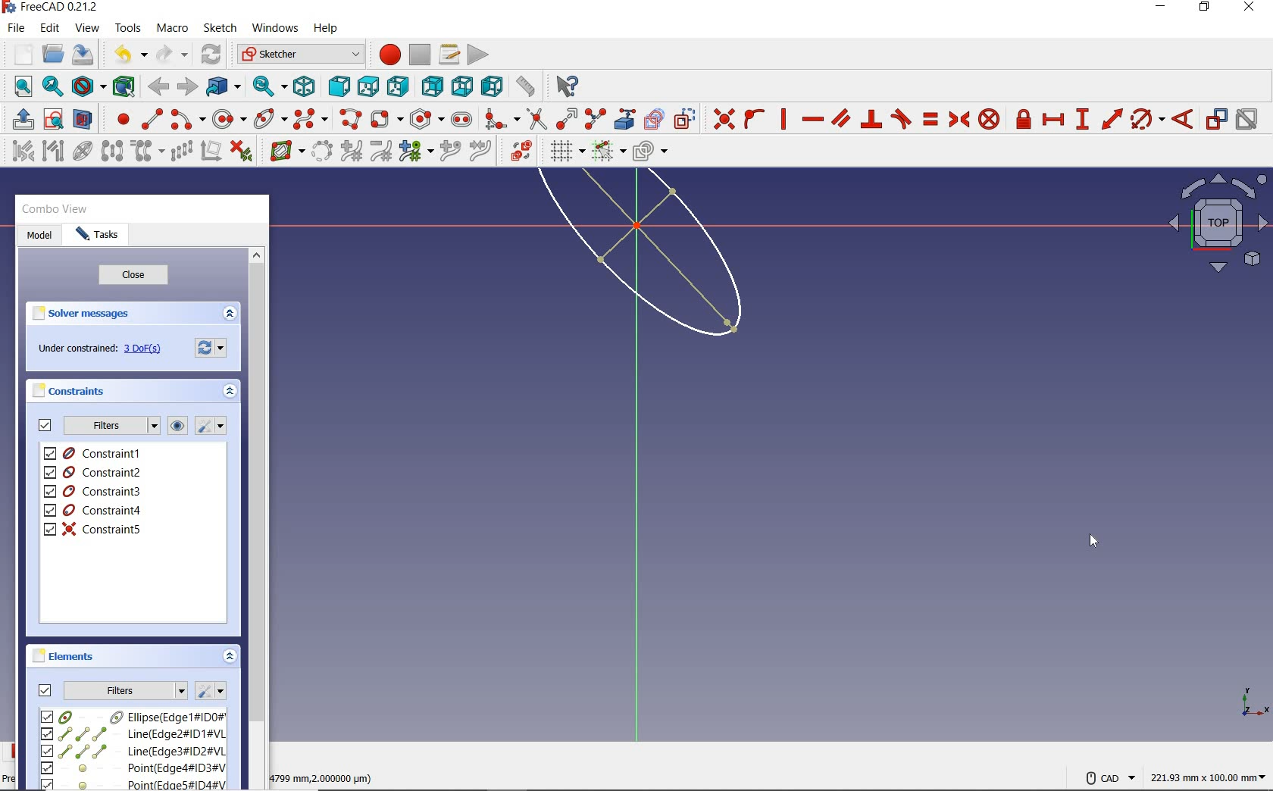  I want to click on insert knot, so click(451, 152).